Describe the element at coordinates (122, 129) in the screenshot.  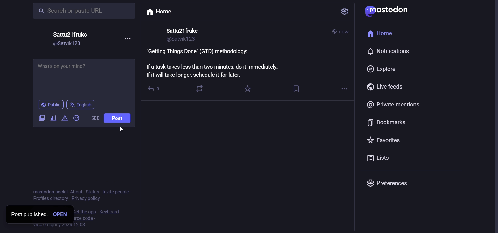
I see `cursor` at that location.